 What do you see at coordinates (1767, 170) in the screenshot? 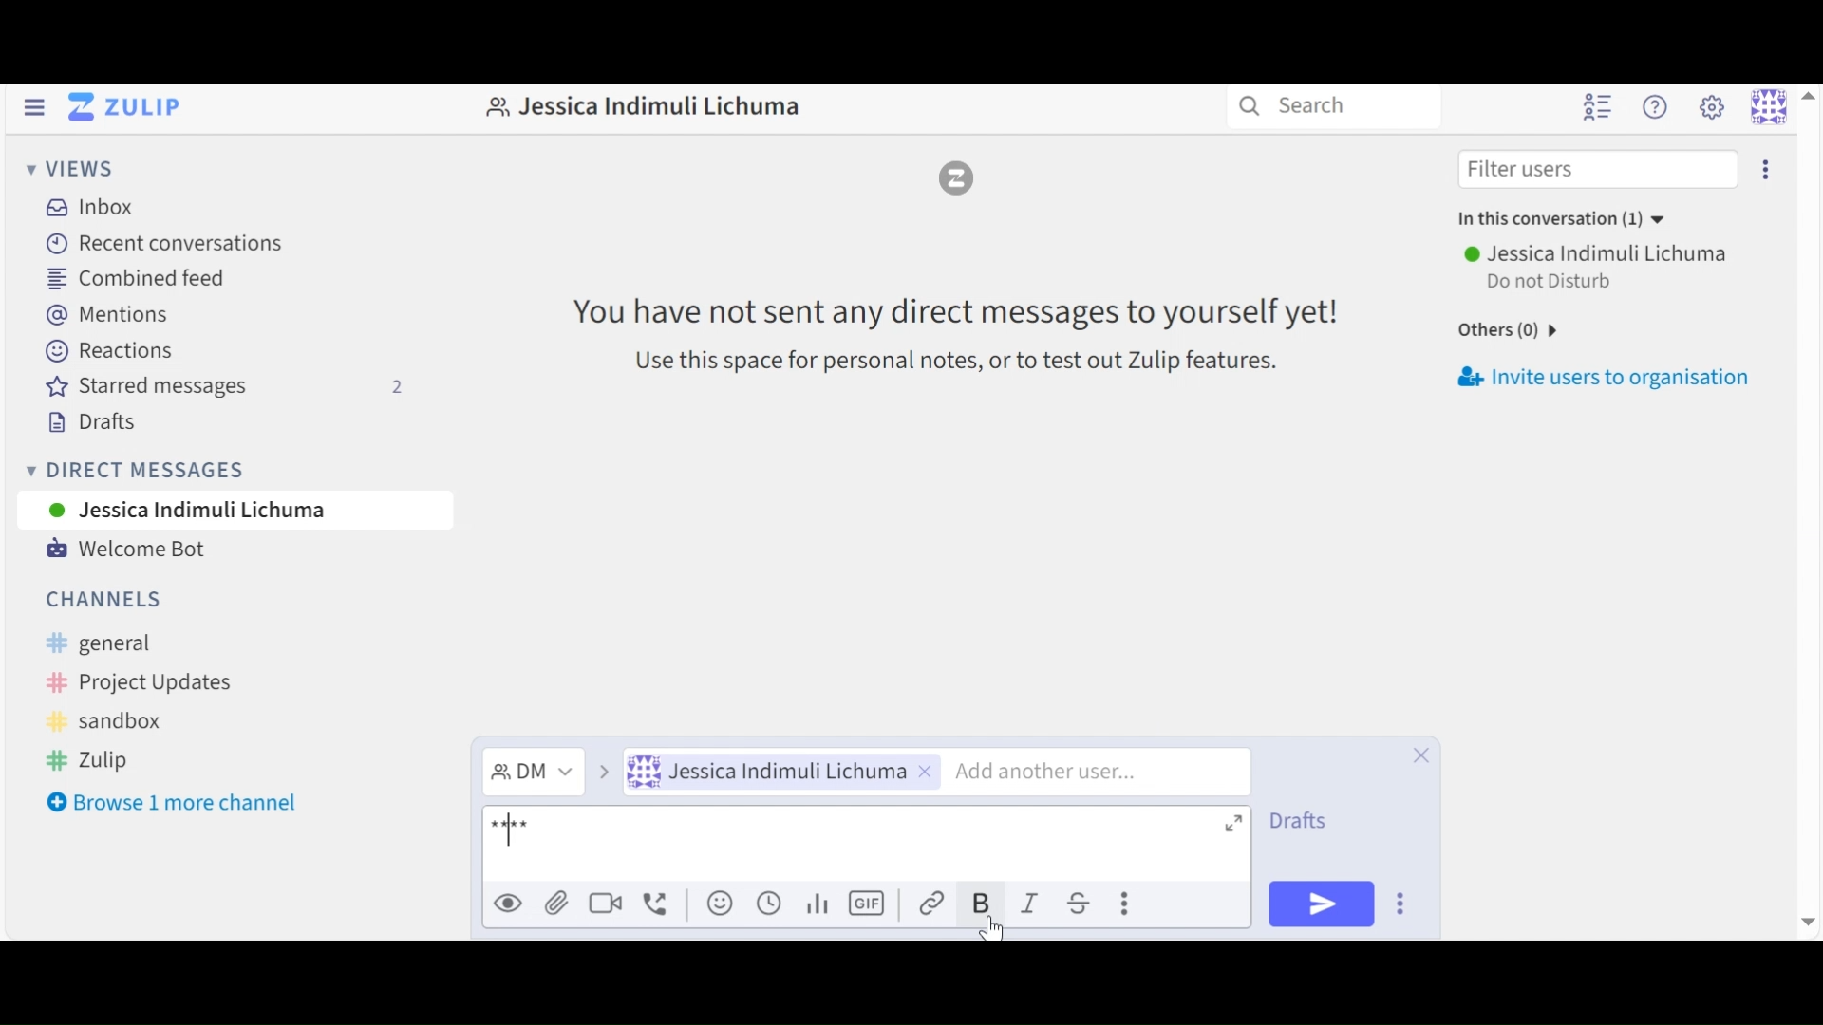
I see `more options` at bounding box center [1767, 170].